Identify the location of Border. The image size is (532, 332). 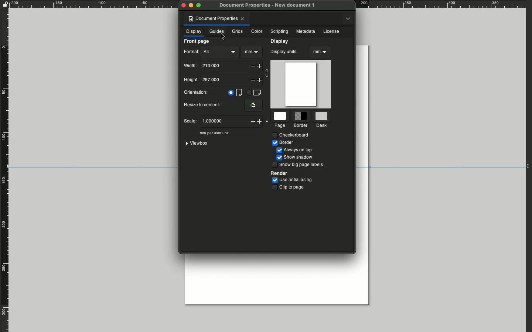
(283, 142).